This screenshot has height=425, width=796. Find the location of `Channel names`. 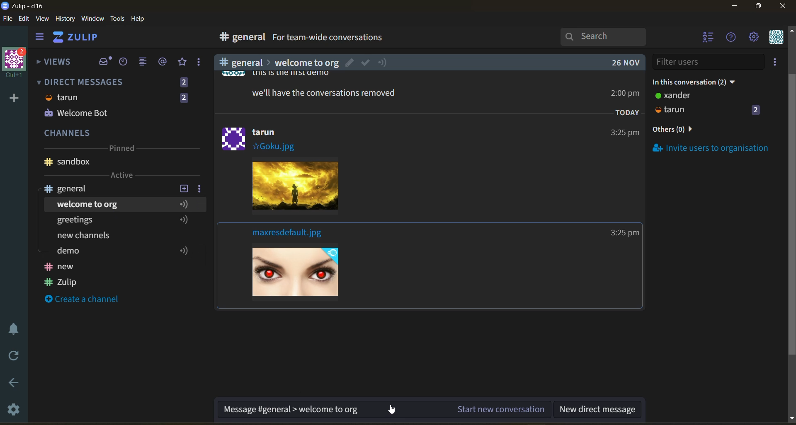

Channel names is located at coordinates (62, 275).